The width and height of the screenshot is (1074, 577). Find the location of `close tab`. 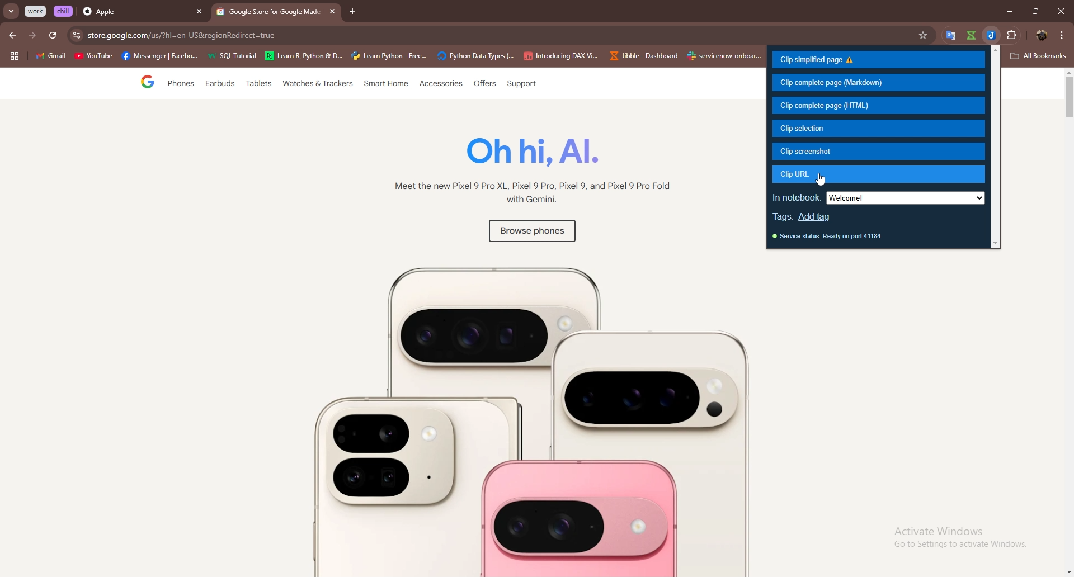

close tab is located at coordinates (331, 11).